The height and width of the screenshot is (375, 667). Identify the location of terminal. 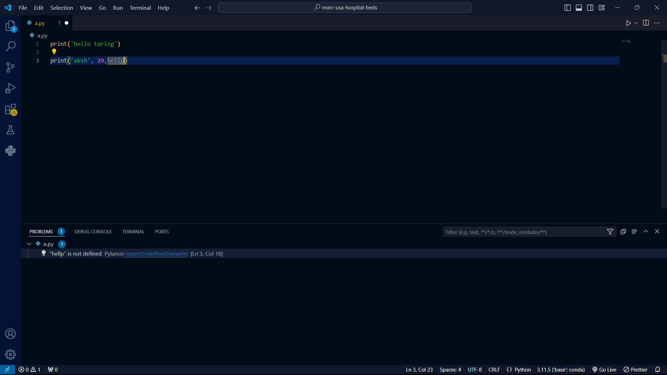
(134, 232).